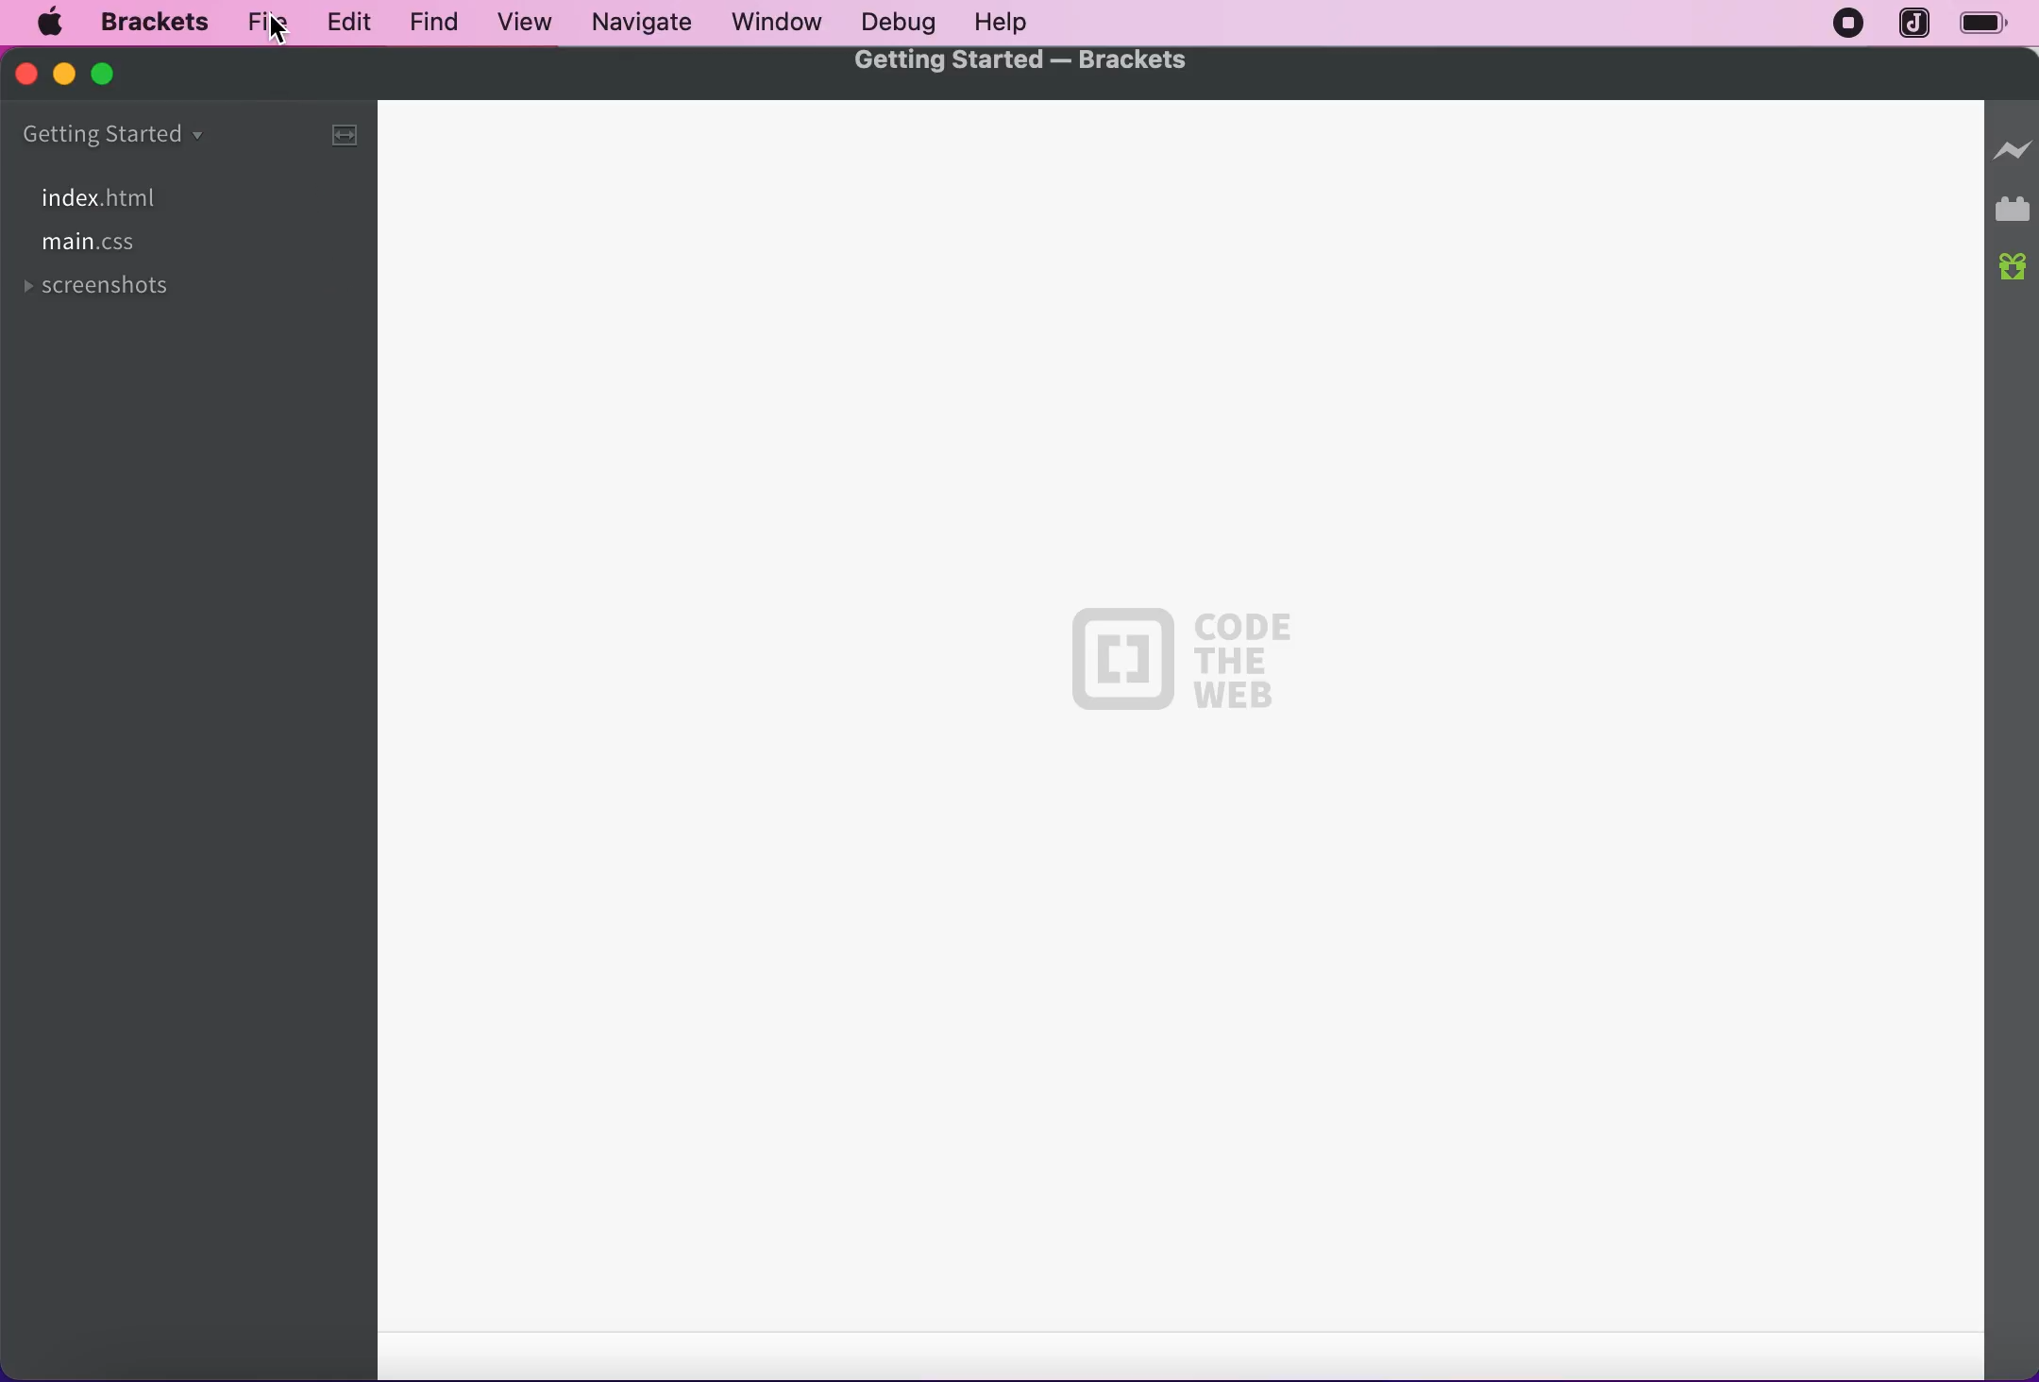  What do you see at coordinates (94, 245) in the screenshot?
I see `main.css` at bounding box center [94, 245].